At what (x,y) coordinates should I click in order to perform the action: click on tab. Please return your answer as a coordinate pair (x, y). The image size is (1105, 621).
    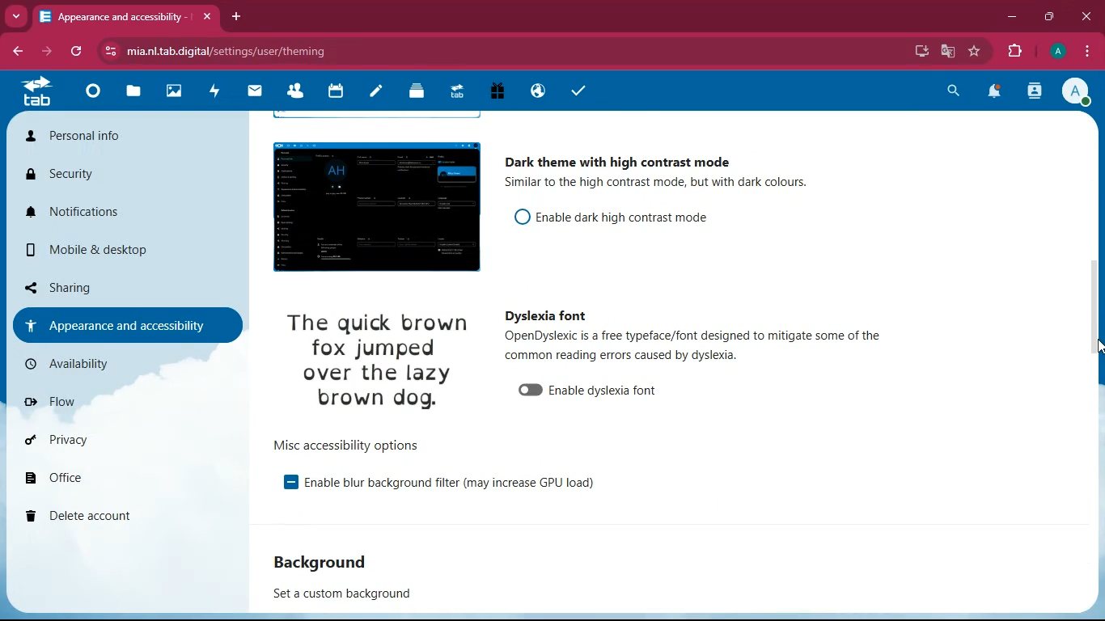
    Looking at the image, I should click on (43, 91).